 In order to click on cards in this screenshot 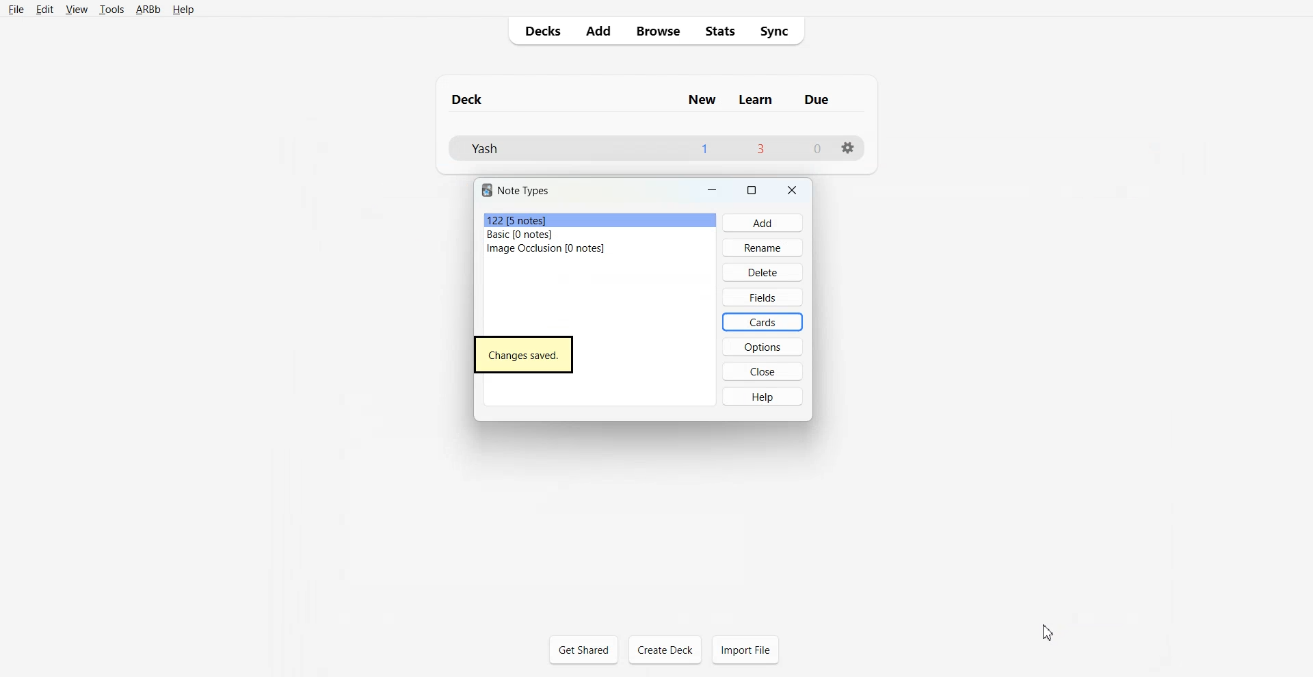, I will do `click(765, 320)`.